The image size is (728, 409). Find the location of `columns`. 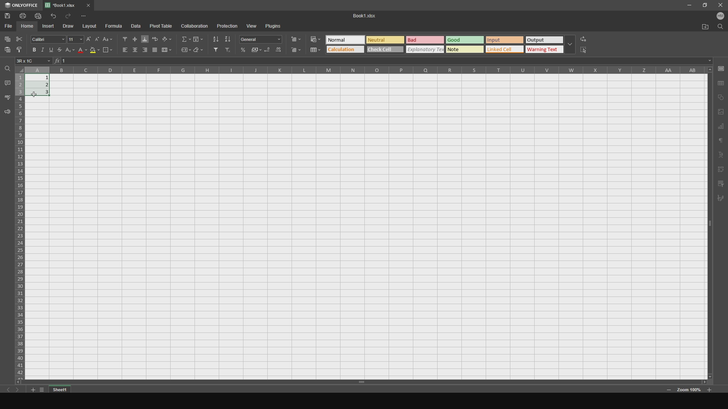

columns is located at coordinates (367, 70).